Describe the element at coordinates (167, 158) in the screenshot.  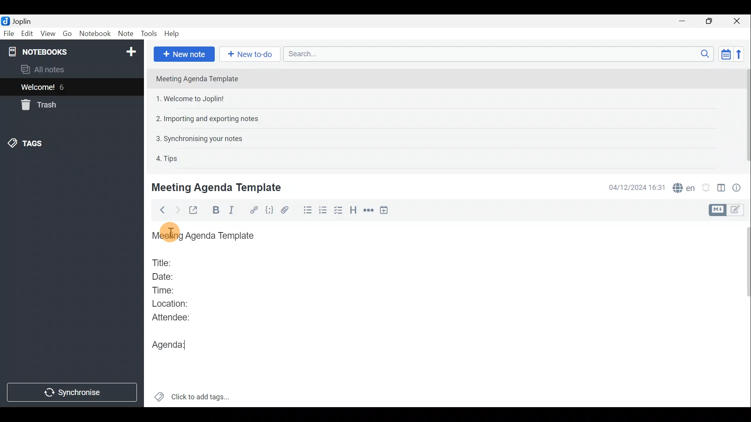
I see `4. Tips` at that location.